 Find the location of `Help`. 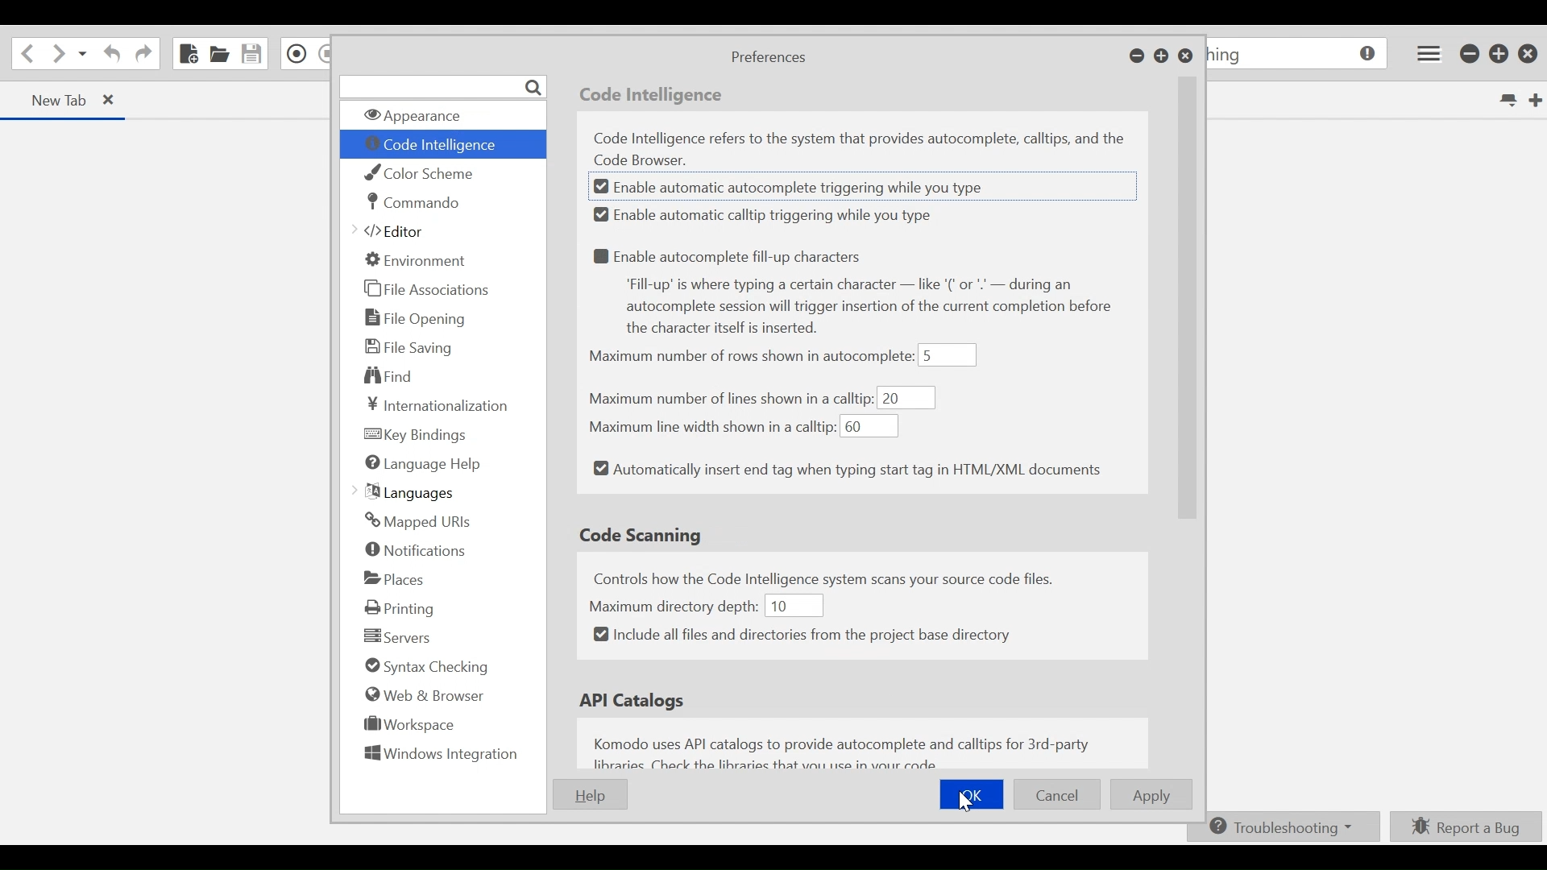

Help is located at coordinates (589, 794).